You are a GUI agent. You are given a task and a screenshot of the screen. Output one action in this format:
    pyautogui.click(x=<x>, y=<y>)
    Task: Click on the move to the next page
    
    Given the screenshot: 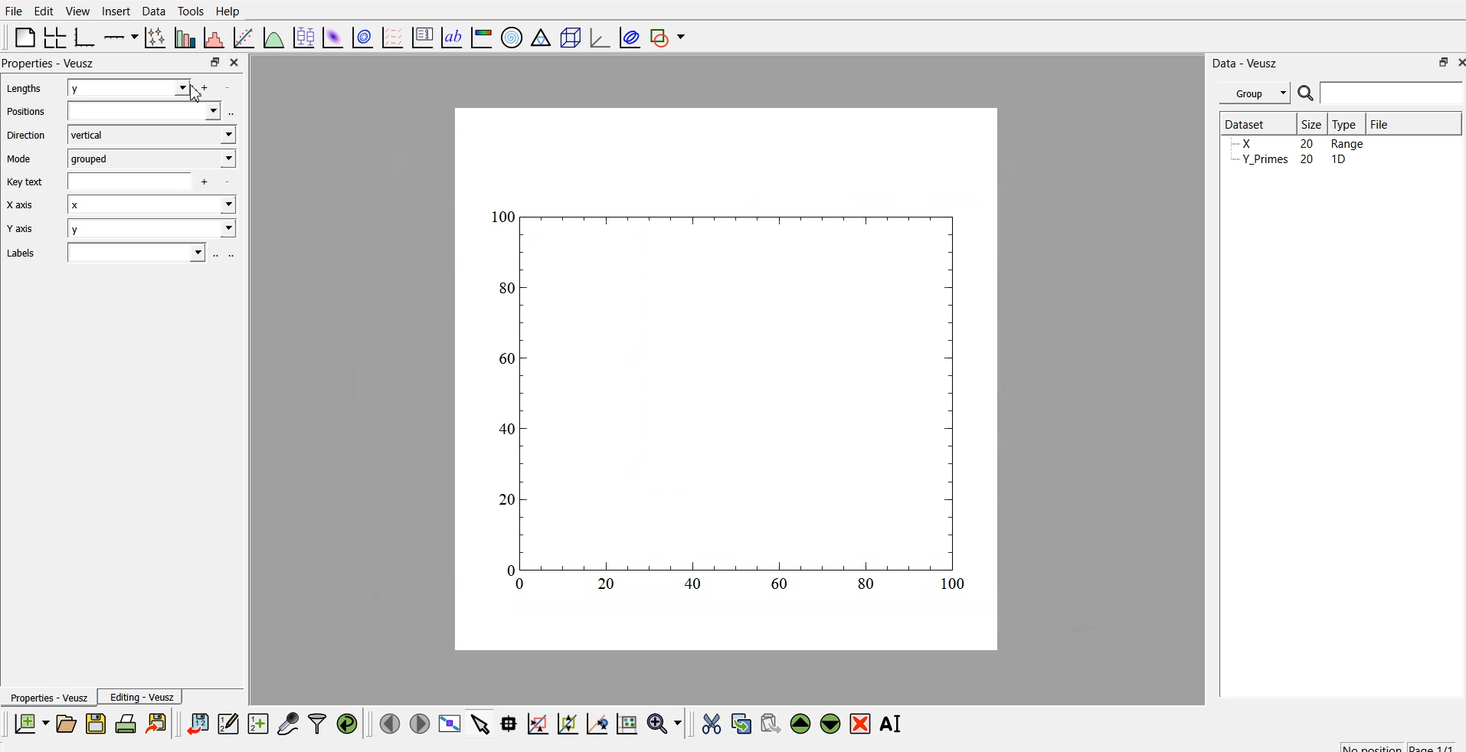 What is the action you would take?
    pyautogui.click(x=418, y=723)
    